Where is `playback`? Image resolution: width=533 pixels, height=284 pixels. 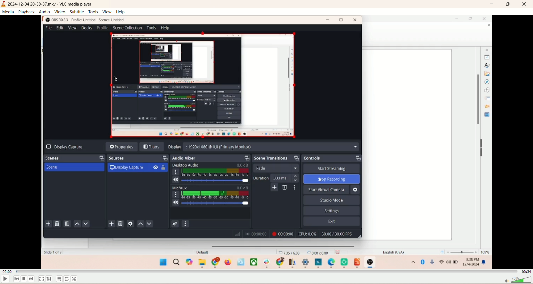
playback is located at coordinates (26, 12).